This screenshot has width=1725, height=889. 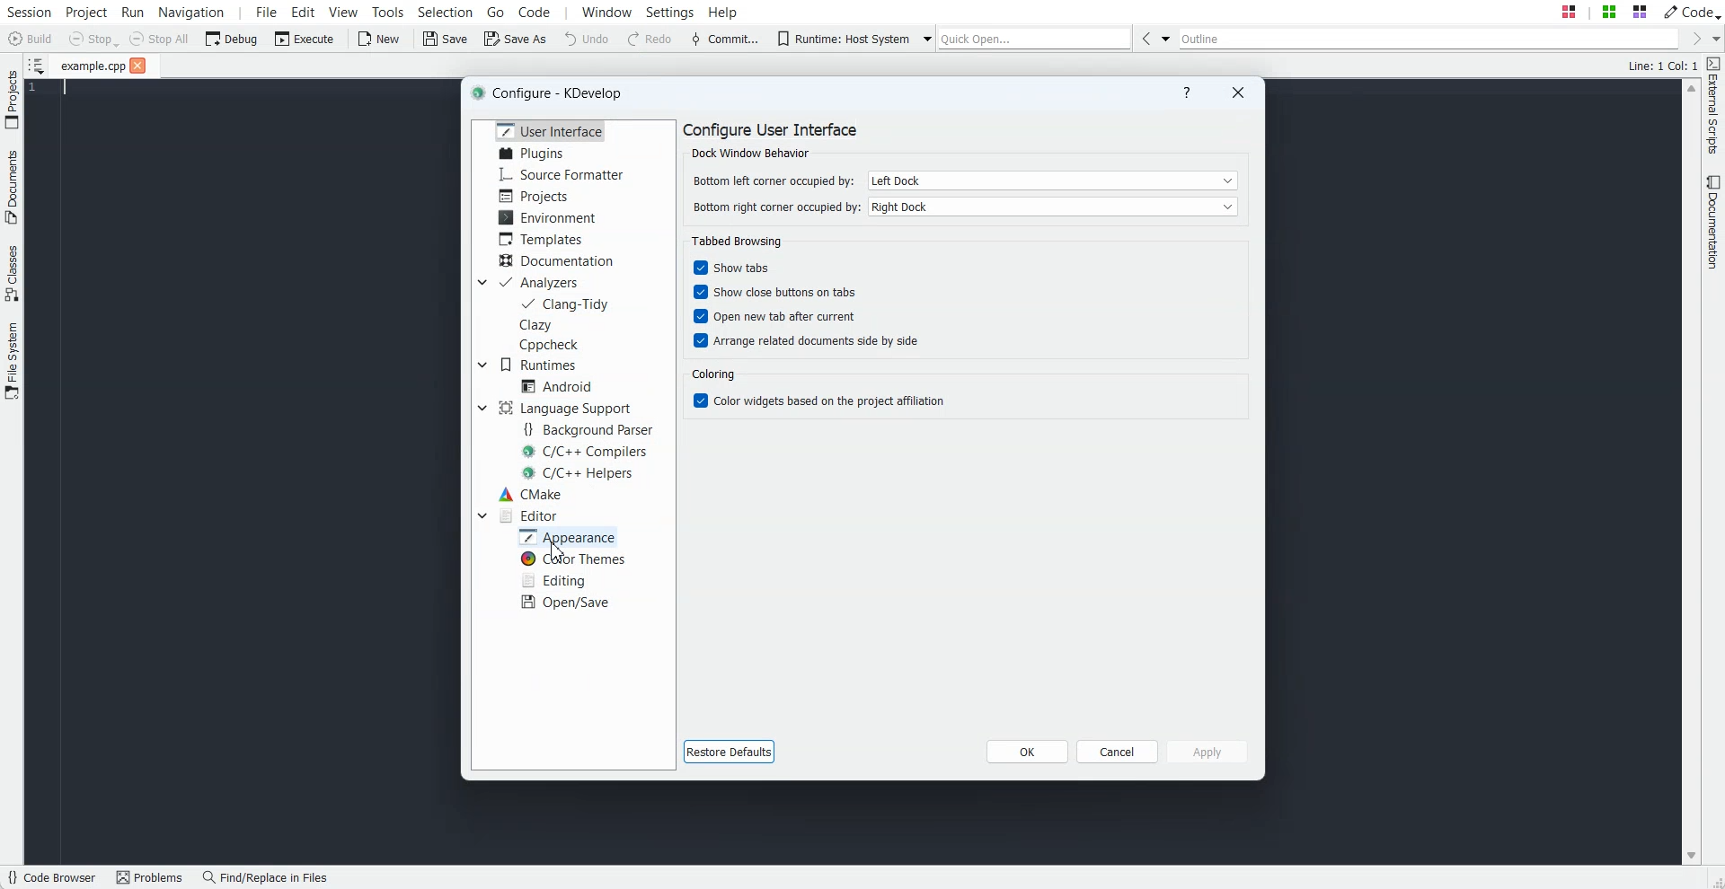 What do you see at coordinates (138, 65) in the screenshot?
I see `Close` at bounding box center [138, 65].